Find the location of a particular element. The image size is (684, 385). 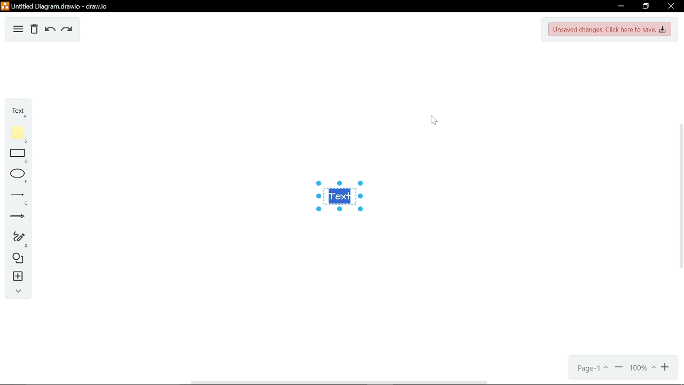

Text is located at coordinates (15, 109).